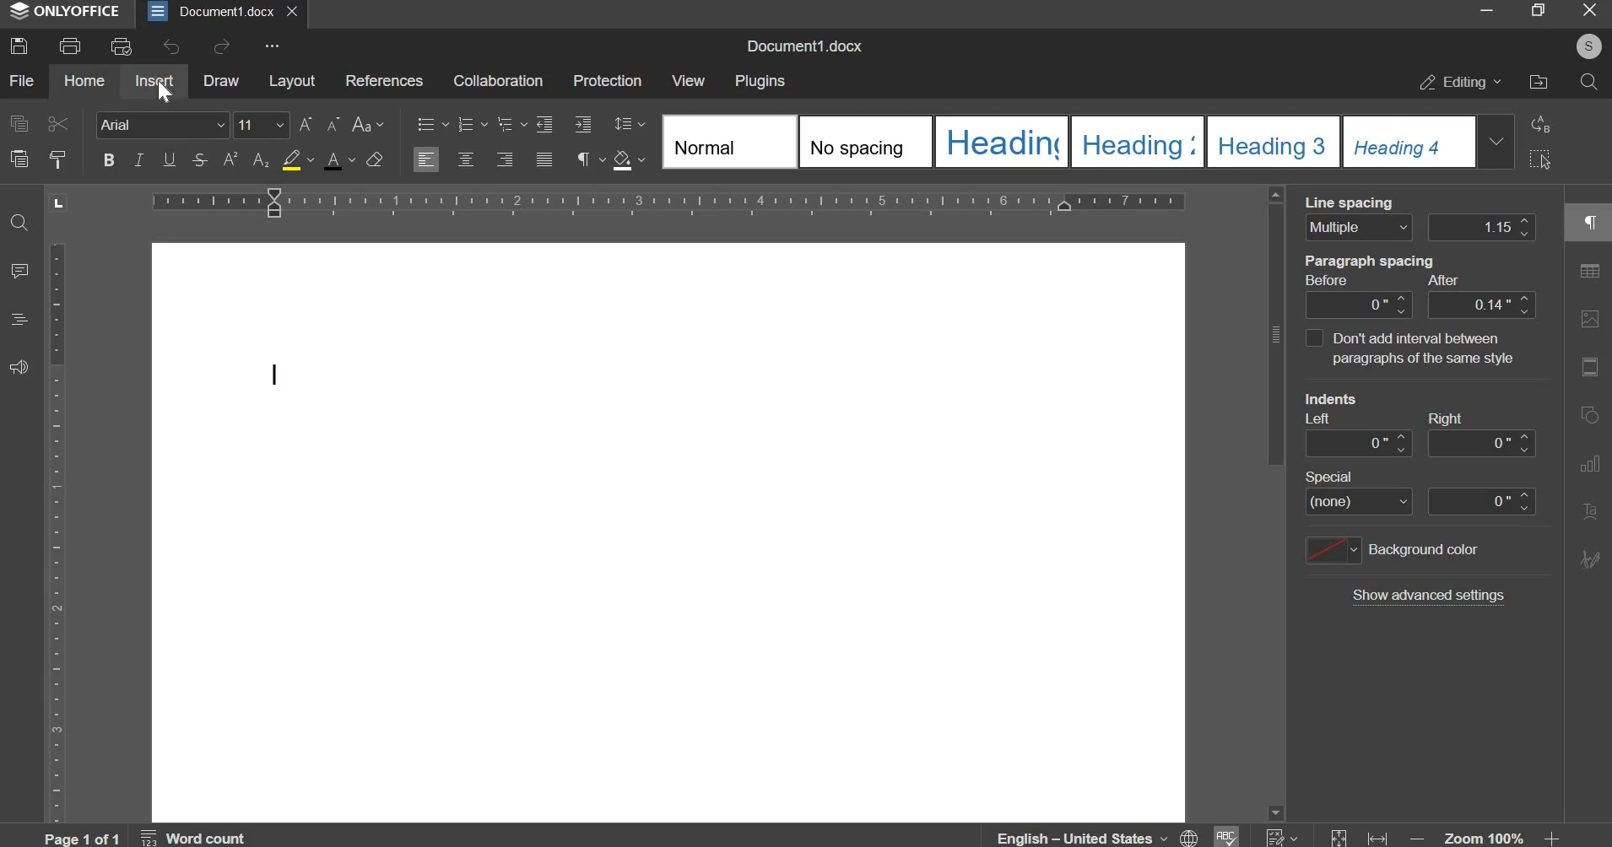 This screenshot has width=1612, height=847. What do you see at coordinates (368, 121) in the screenshot?
I see `change case` at bounding box center [368, 121].